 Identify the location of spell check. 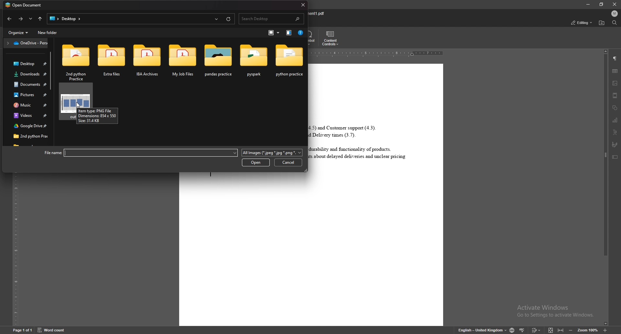
(522, 330).